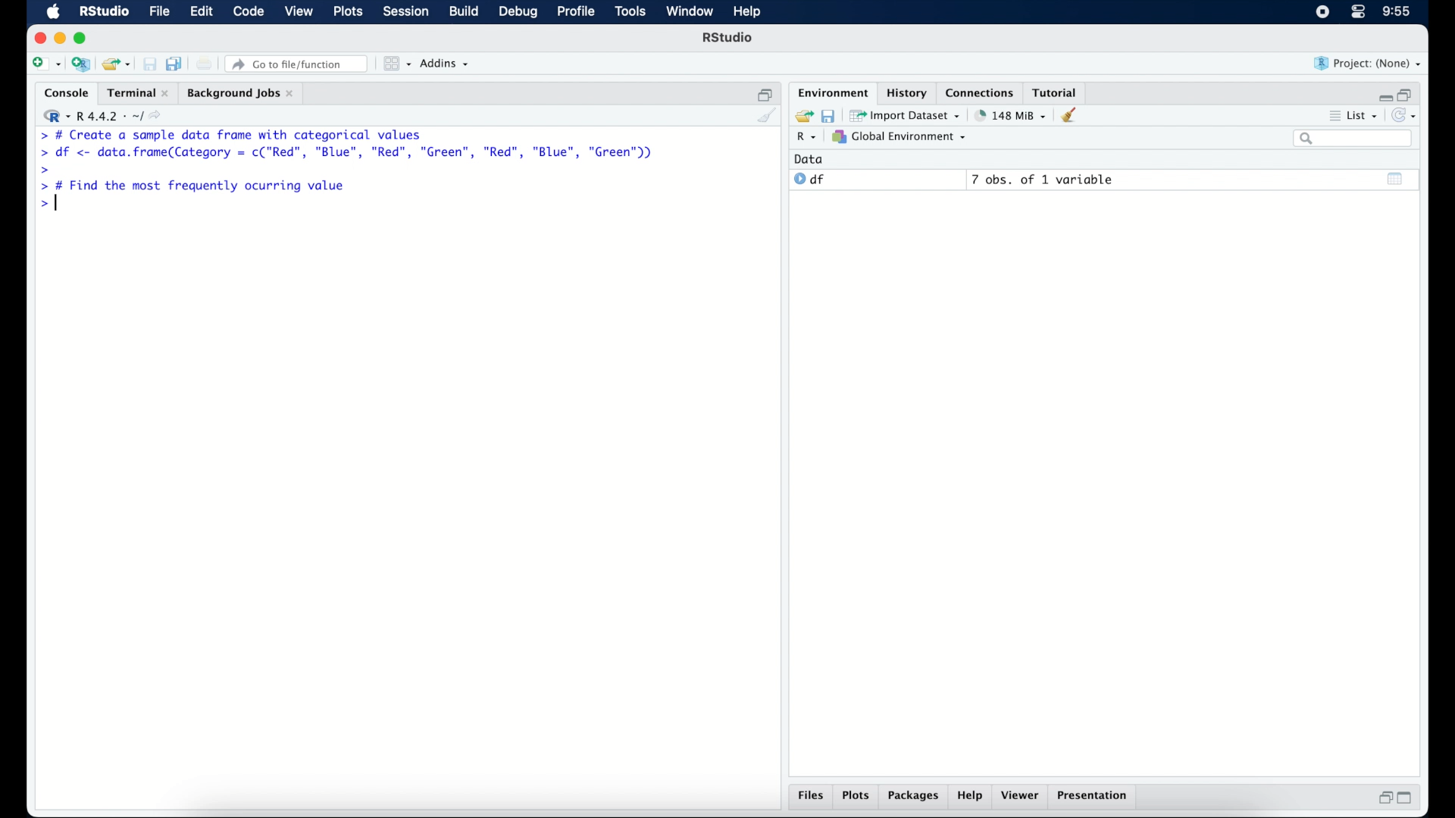  Describe the element at coordinates (809, 138) in the screenshot. I see `R` at that location.